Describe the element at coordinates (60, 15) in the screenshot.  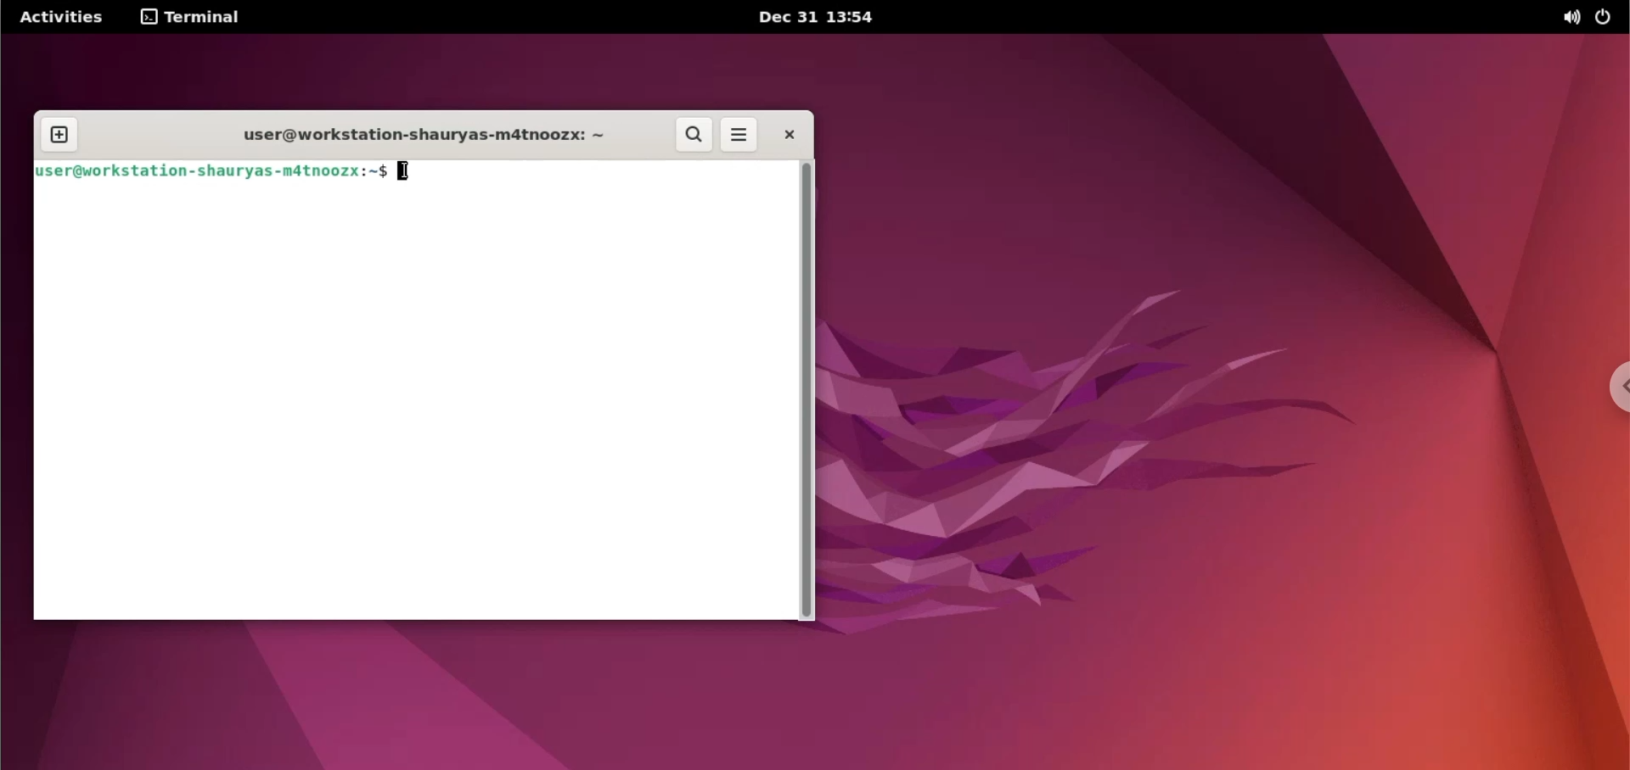
I see `Activities` at that location.